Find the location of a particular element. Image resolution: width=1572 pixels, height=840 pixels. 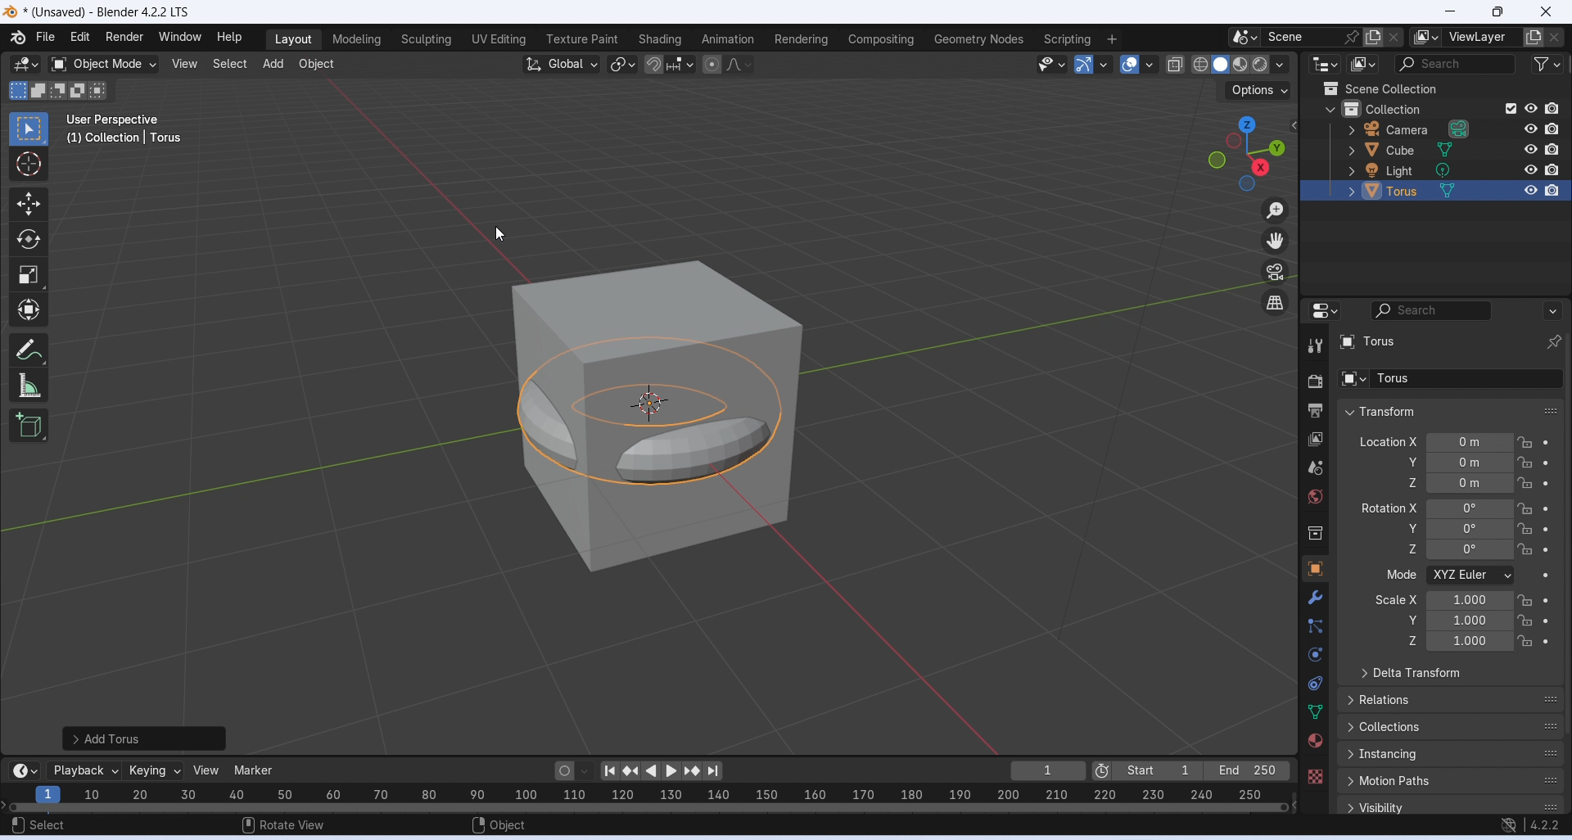

Filter is located at coordinates (1543, 64).